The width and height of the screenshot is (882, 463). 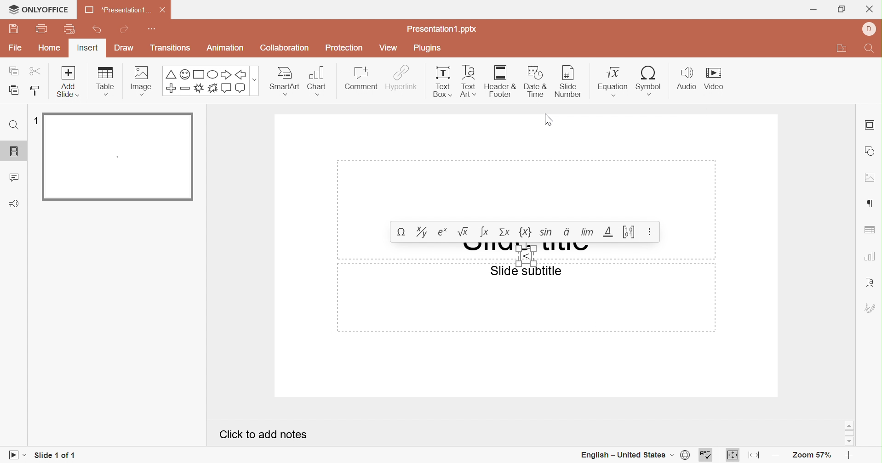 What do you see at coordinates (716, 78) in the screenshot?
I see `Video` at bounding box center [716, 78].